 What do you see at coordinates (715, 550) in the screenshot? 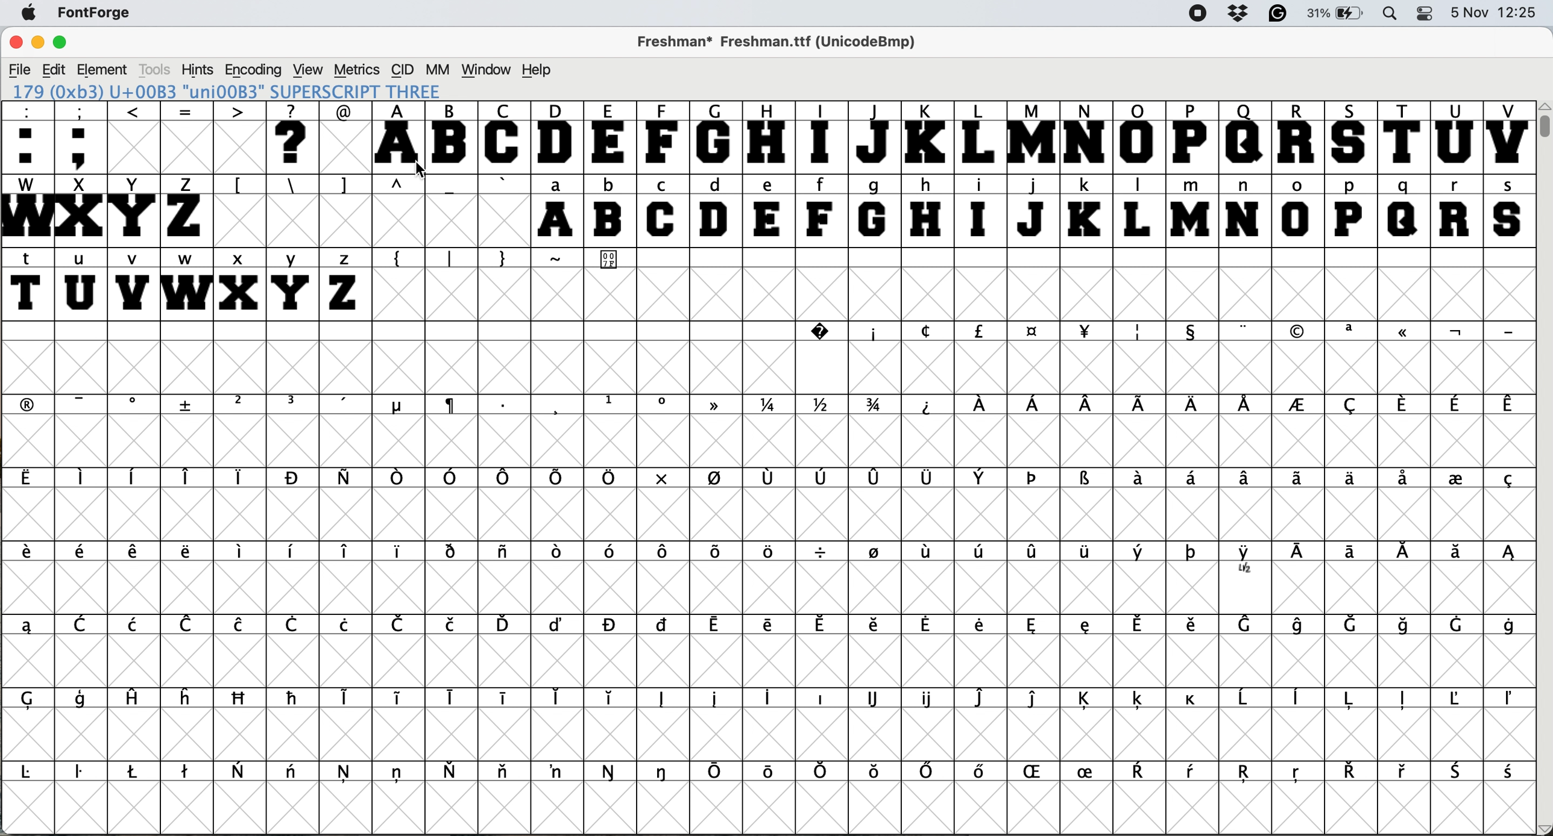
I see `symbol` at bounding box center [715, 550].